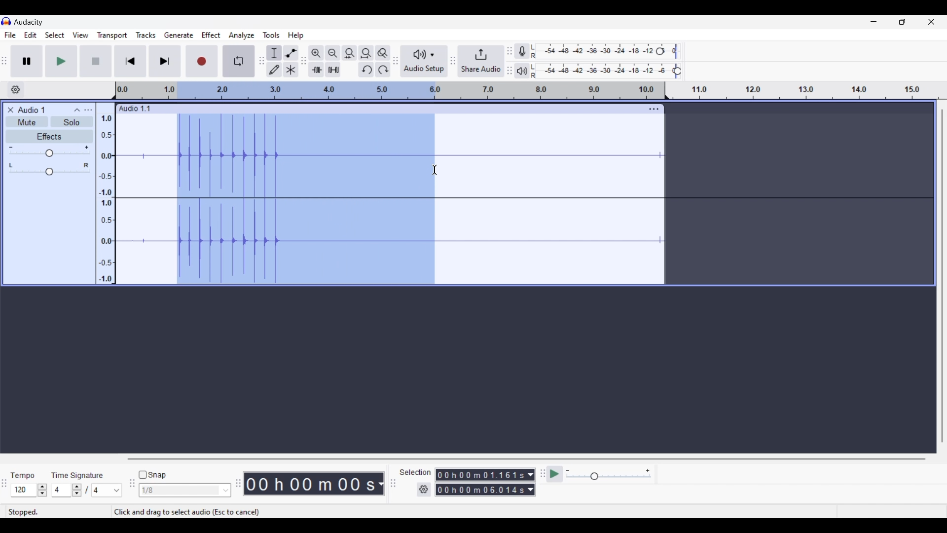  I want to click on Increase/Decrease tempo, so click(42, 491).